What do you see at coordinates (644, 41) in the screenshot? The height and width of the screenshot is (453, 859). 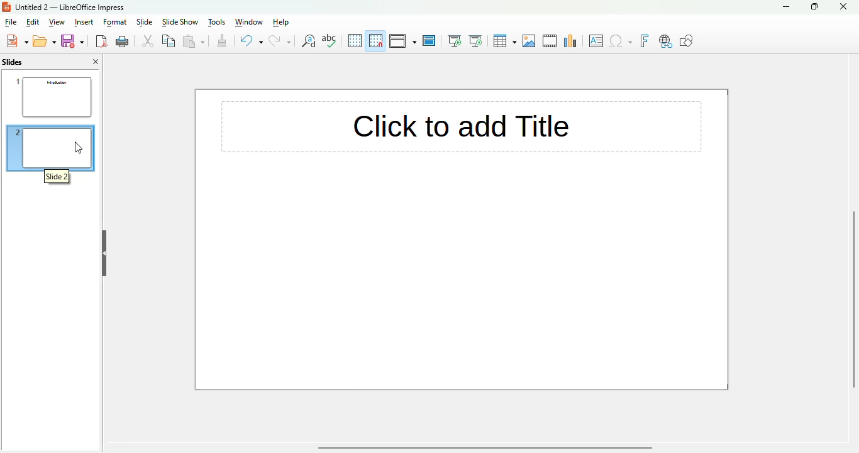 I see `insert fontwork text` at bounding box center [644, 41].